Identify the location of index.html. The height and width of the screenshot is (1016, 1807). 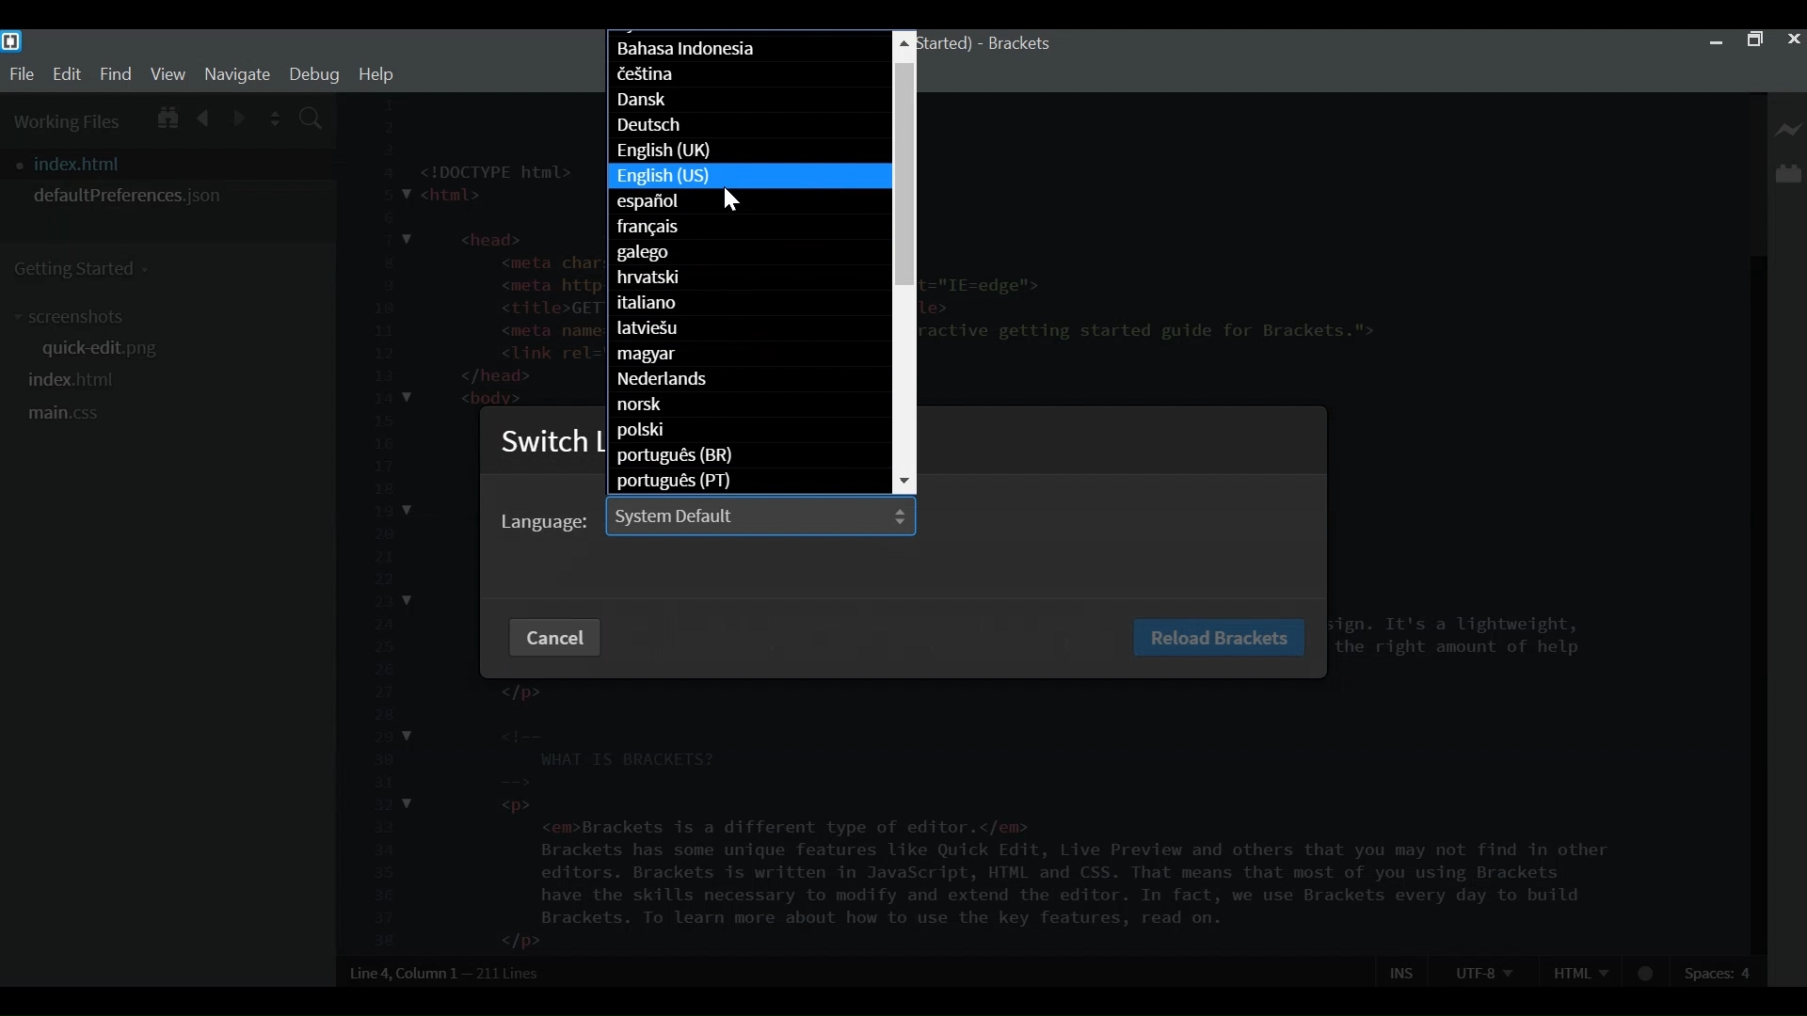
(173, 164).